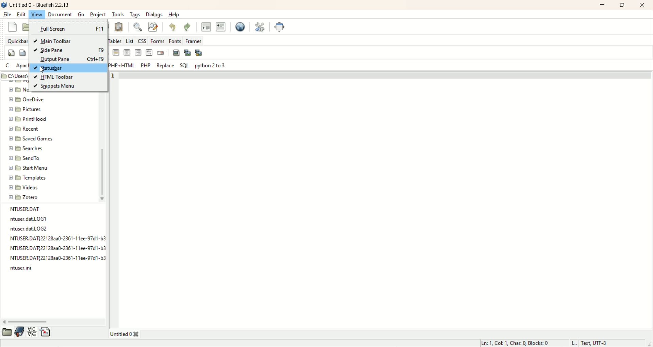  What do you see at coordinates (55, 258) in the screenshot?
I see `file` at bounding box center [55, 258].